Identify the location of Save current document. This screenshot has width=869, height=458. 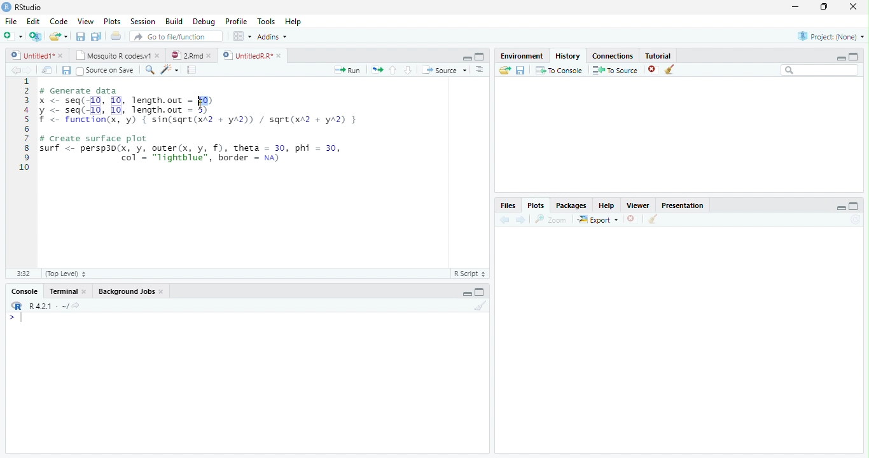
(66, 70).